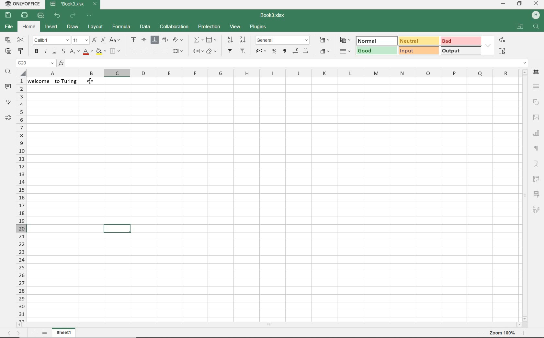  What do you see at coordinates (21, 40) in the screenshot?
I see `cut` at bounding box center [21, 40].